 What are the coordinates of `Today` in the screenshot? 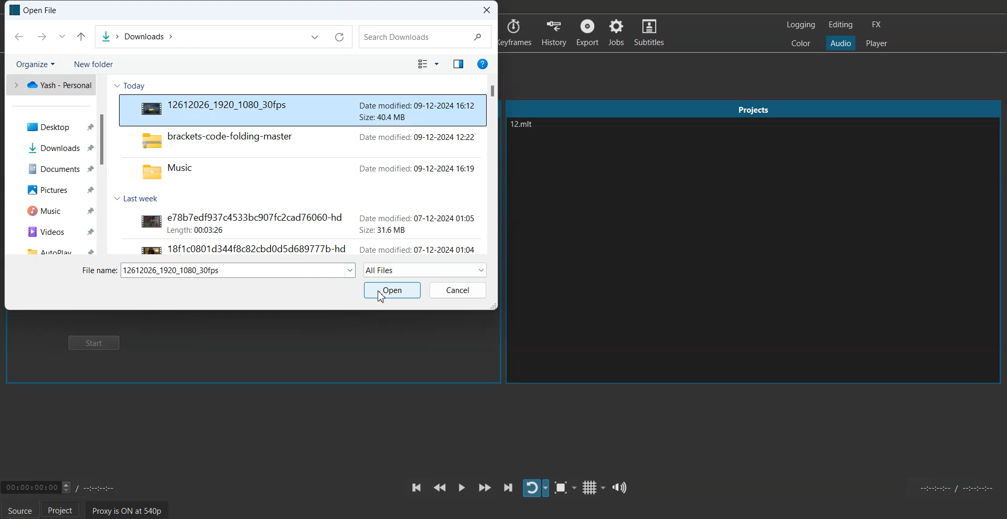 It's located at (135, 86).